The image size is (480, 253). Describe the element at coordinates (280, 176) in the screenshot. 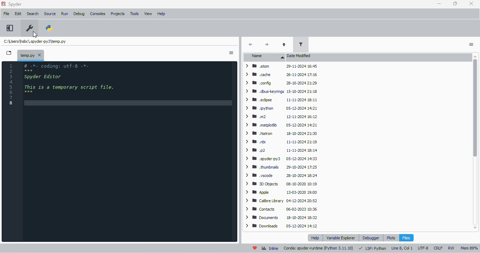

I see `> WB .yscode = 28-10-2024 18:24` at that location.